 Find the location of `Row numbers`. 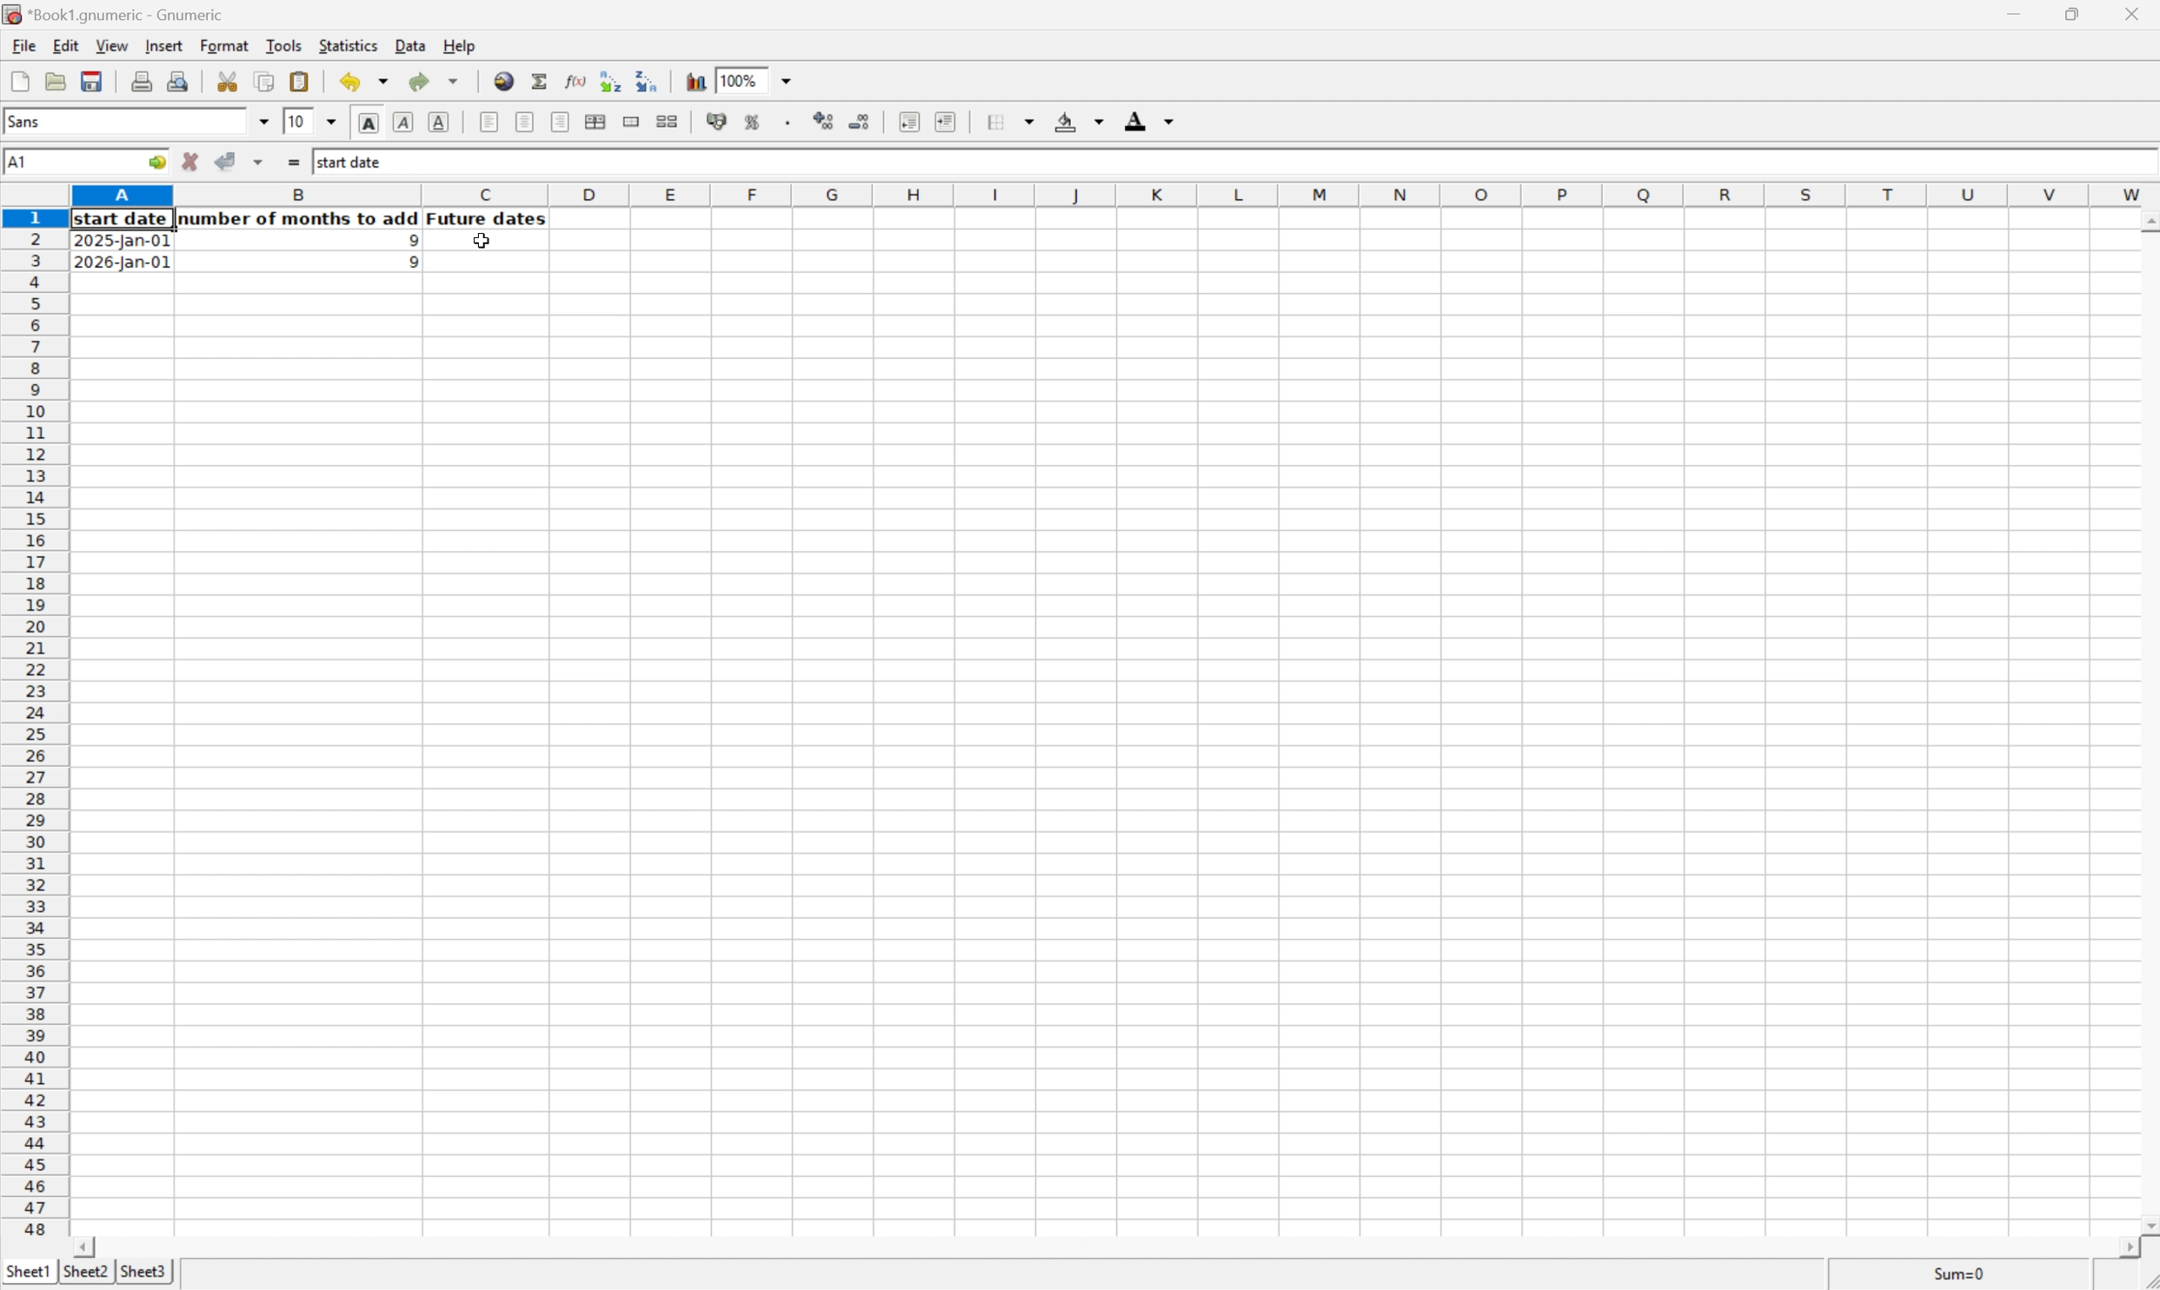

Row numbers is located at coordinates (34, 723).